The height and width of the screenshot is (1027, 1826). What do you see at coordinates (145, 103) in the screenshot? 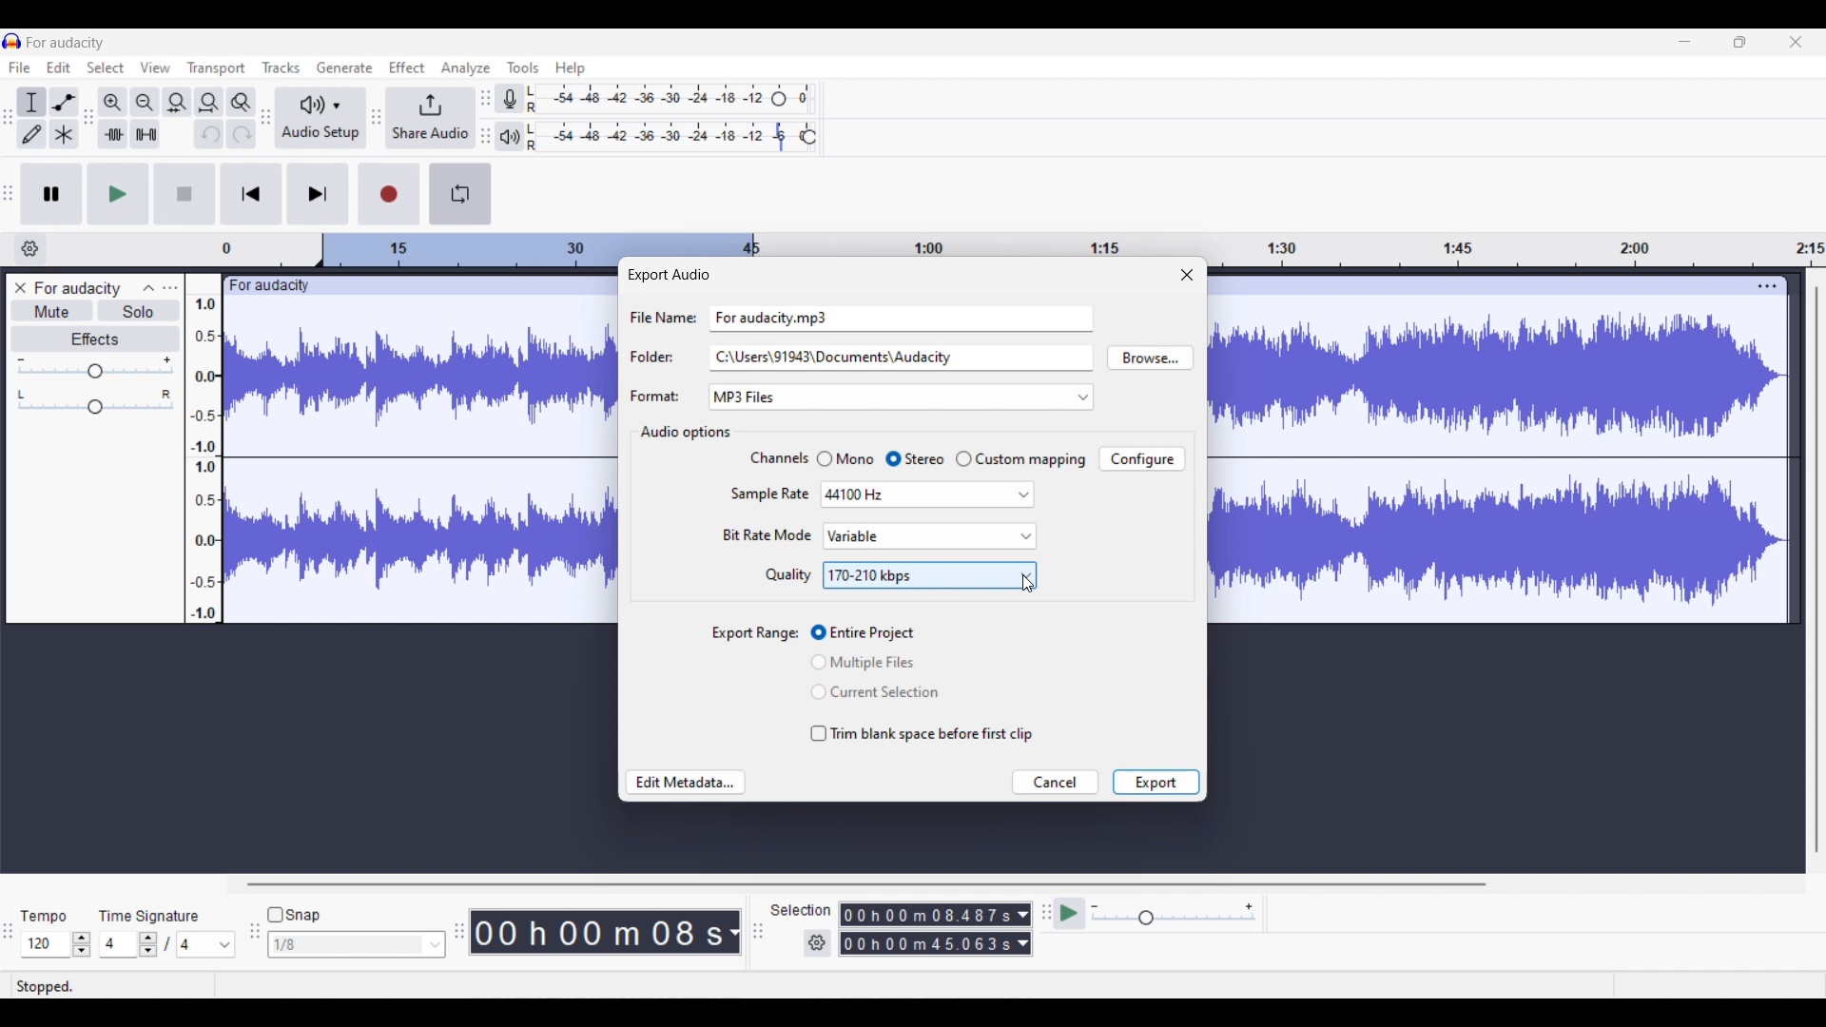
I see `Zoom out` at bounding box center [145, 103].